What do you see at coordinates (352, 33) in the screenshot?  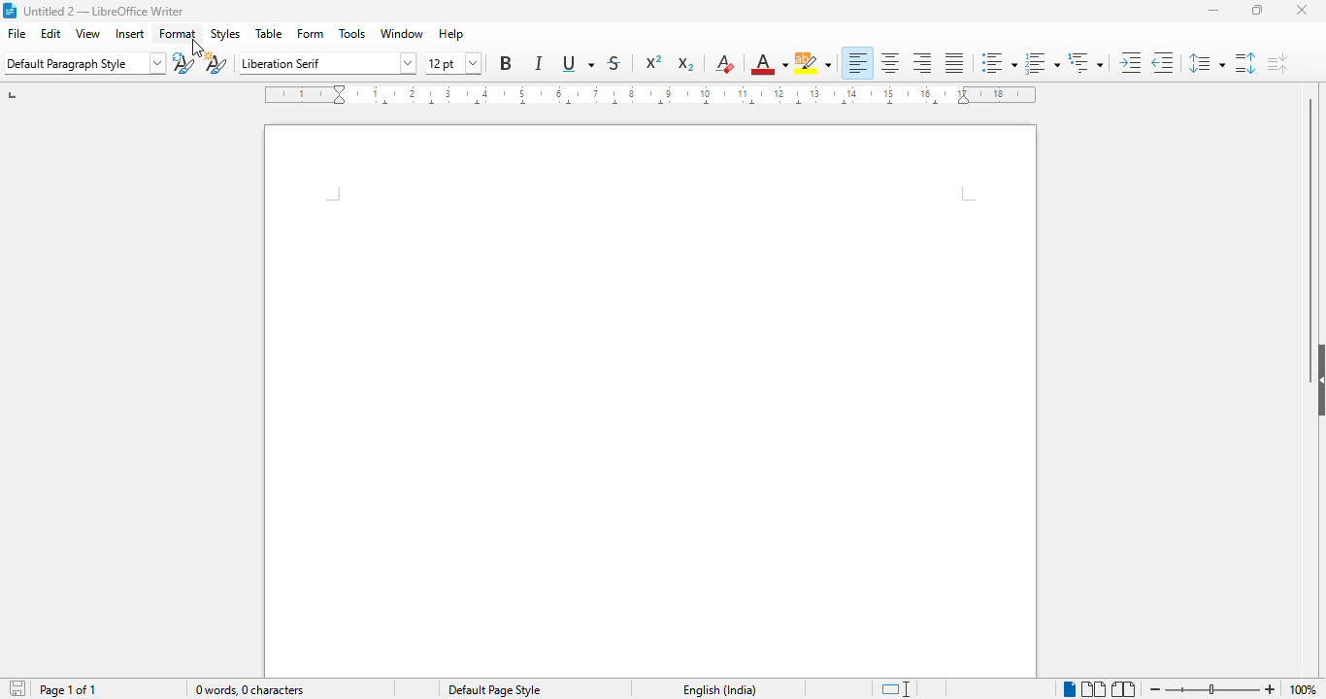 I see `tools` at bounding box center [352, 33].